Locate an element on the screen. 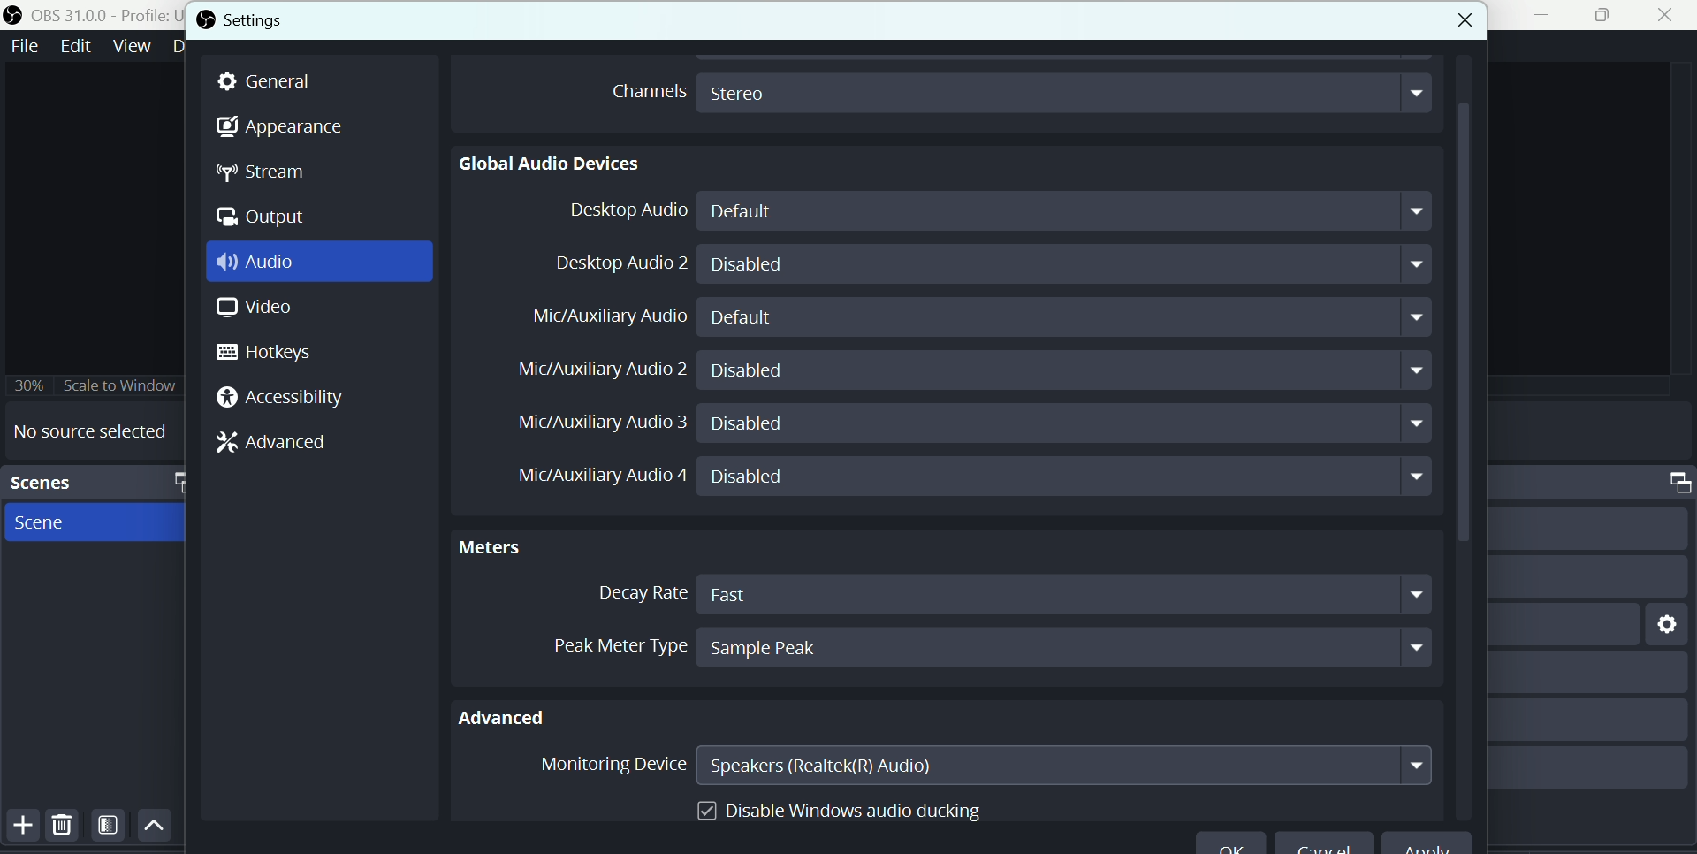 The width and height of the screenshot is (1697, 854). Sample Peak is located at coordinates (1064, 647).